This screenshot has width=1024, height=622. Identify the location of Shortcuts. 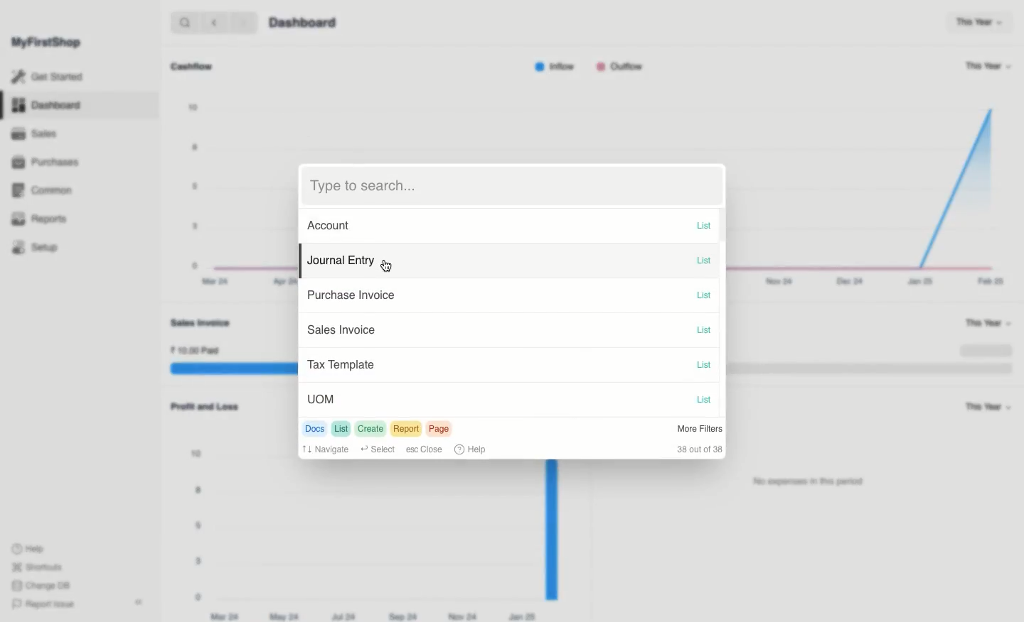
(35, 566).